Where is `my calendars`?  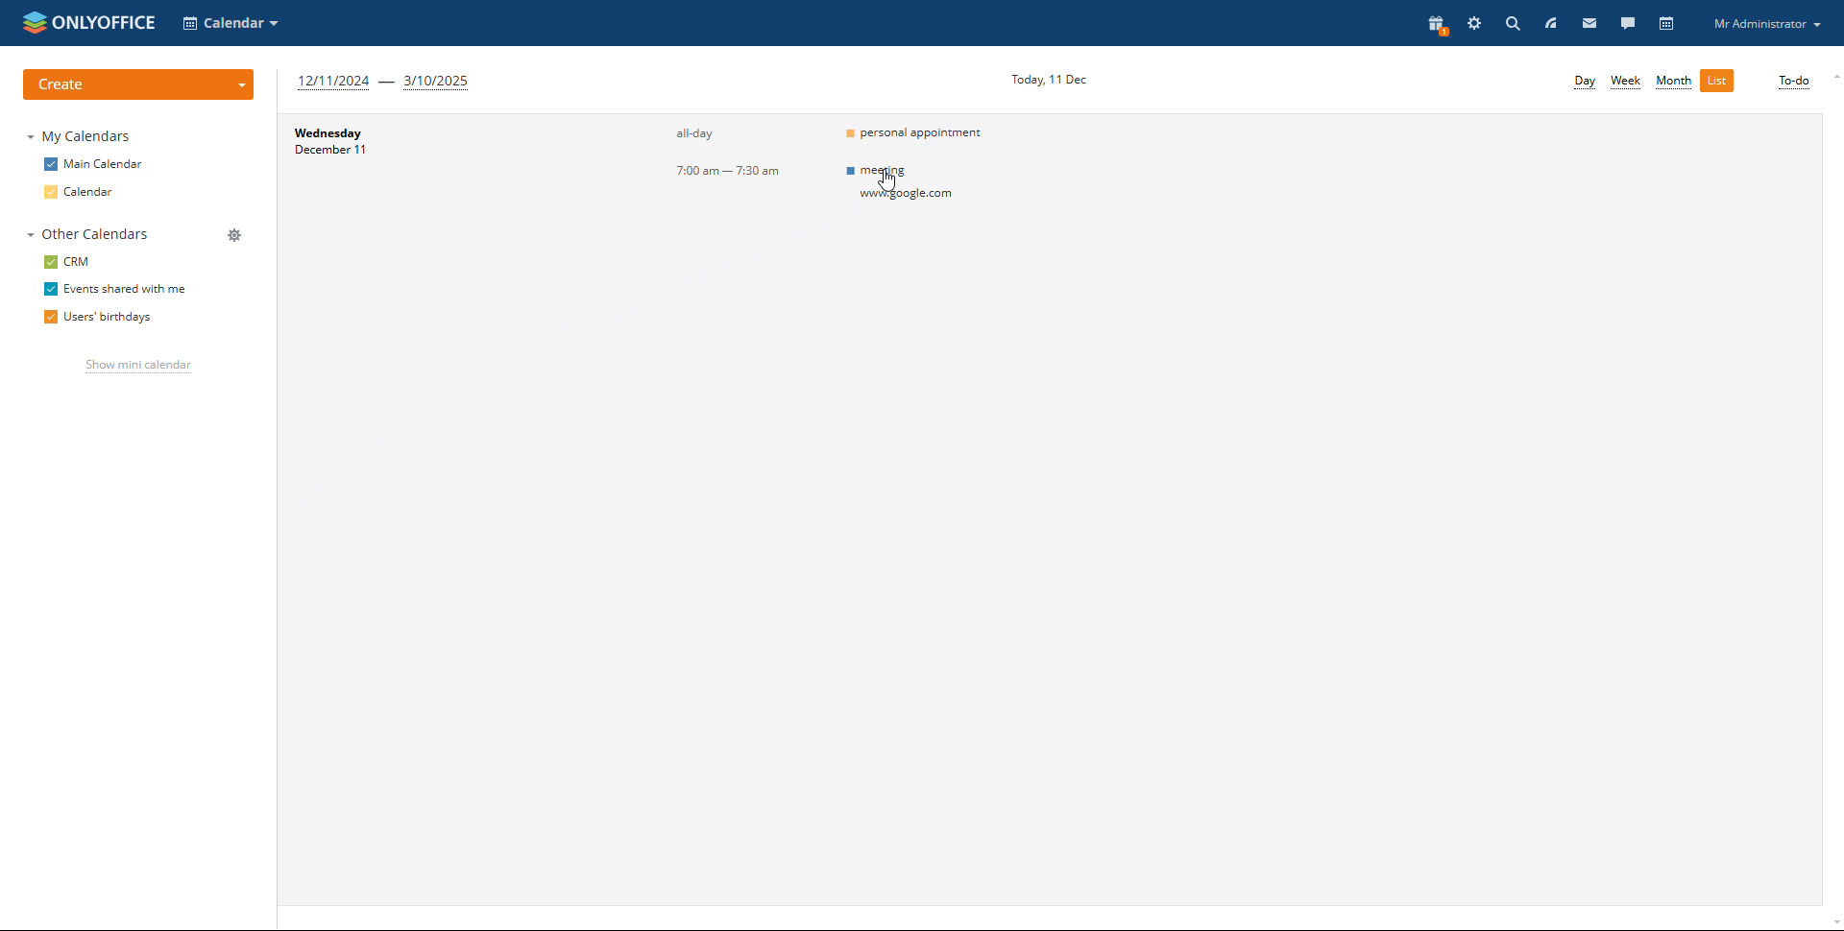 my calendars is located at coordinates (81, 136).